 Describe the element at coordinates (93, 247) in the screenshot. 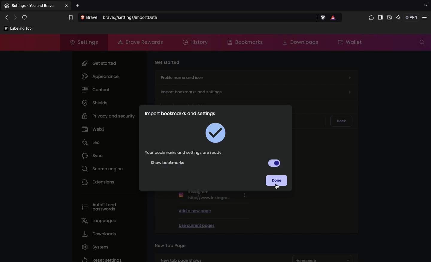

I see `System` at that location.